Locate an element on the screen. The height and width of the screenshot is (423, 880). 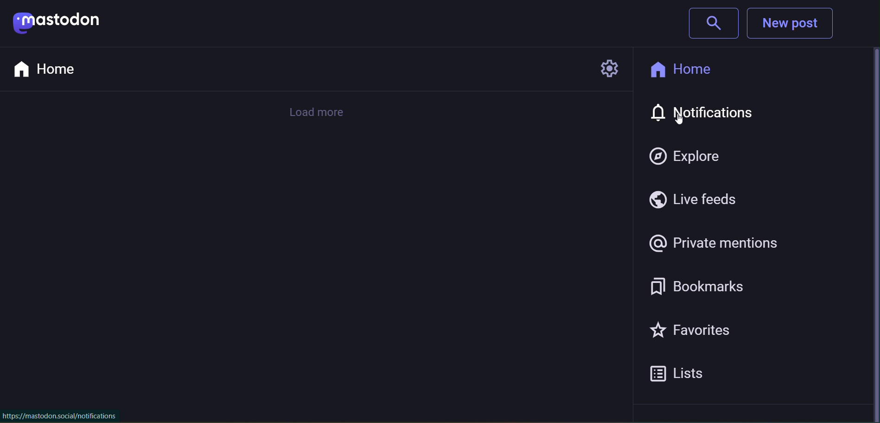
home is located at coordinates (50, 69).